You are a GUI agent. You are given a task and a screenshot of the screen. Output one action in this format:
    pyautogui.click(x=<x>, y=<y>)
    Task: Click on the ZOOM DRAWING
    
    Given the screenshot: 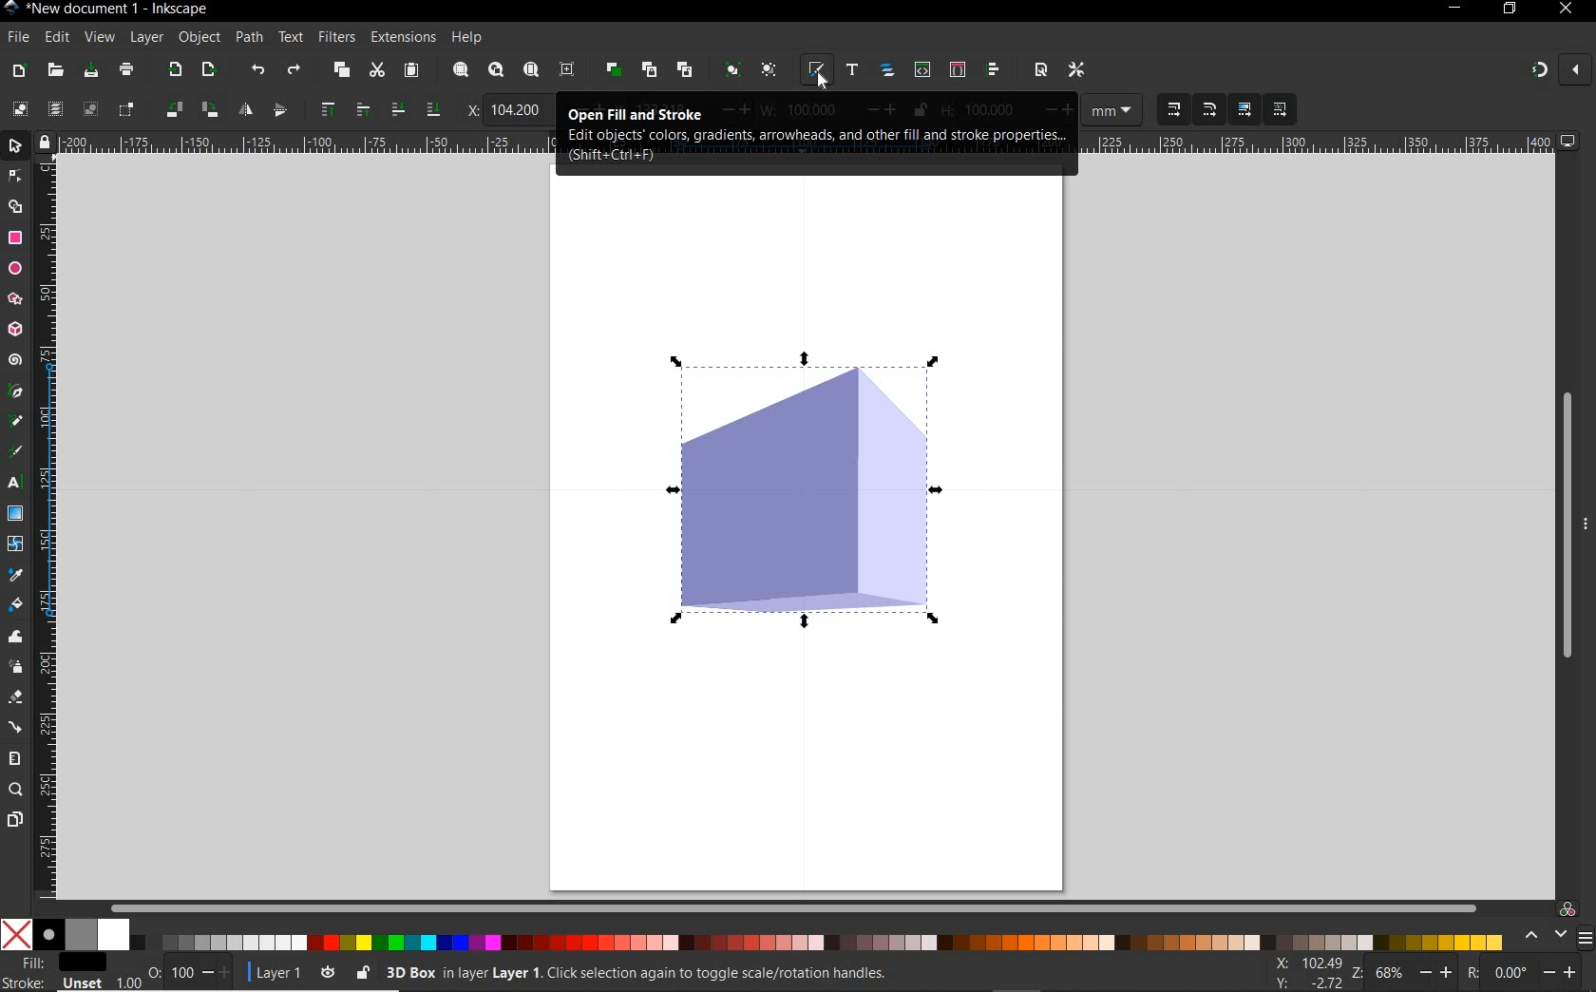 What is the action you would take?
    pyautogui.click(x=496, y=71)
    